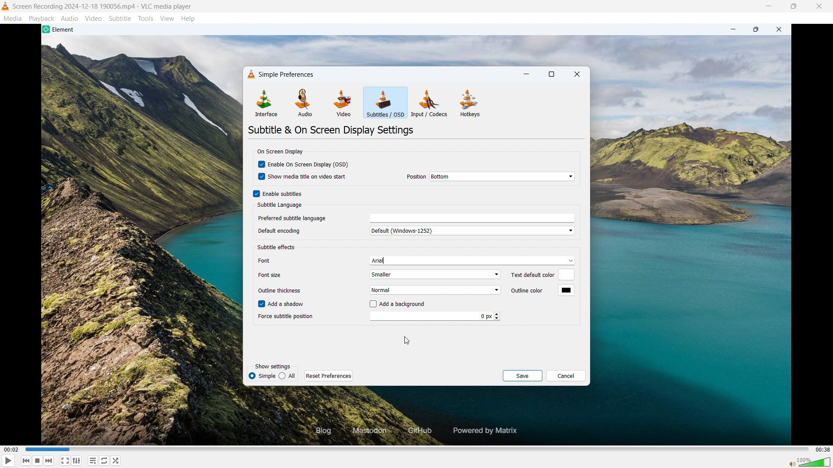  Describe the element at coordinates (407, 340) in the screenshot. I see `cursor` at that location.